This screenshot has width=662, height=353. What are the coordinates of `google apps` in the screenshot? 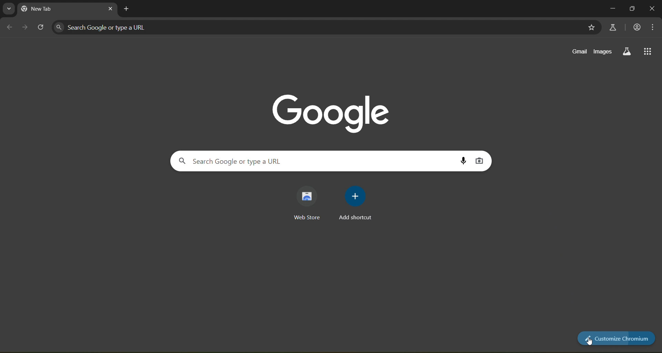 It's located at (649, 51).